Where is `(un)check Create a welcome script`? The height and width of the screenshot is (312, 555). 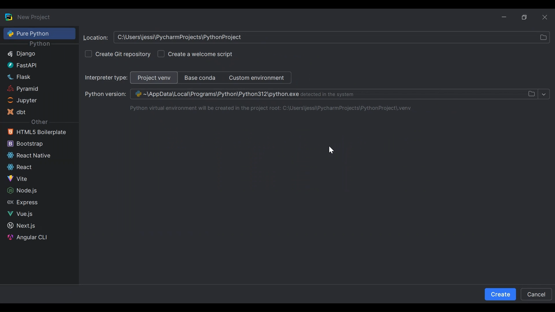 (un)check Create a welcome script is located at coordinates (195, 54).